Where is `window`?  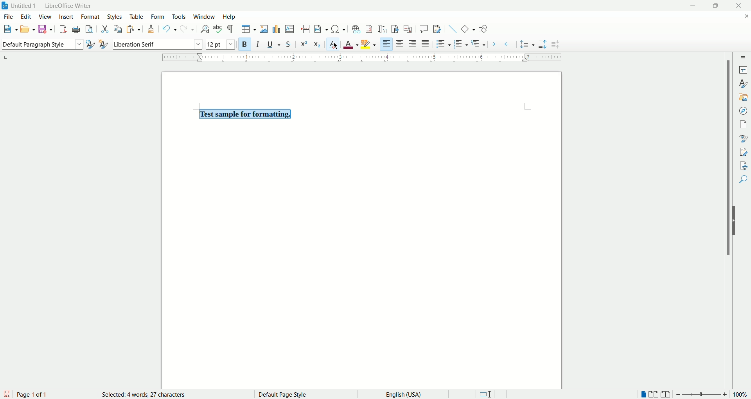
window is located at coordinates (205, 17).